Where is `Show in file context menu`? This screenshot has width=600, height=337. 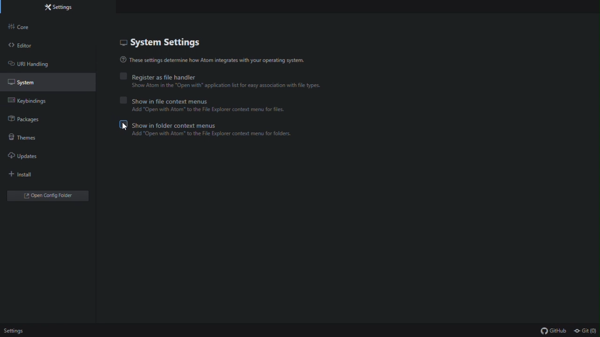
Show in file context menu is located at coordinates (208, 100).